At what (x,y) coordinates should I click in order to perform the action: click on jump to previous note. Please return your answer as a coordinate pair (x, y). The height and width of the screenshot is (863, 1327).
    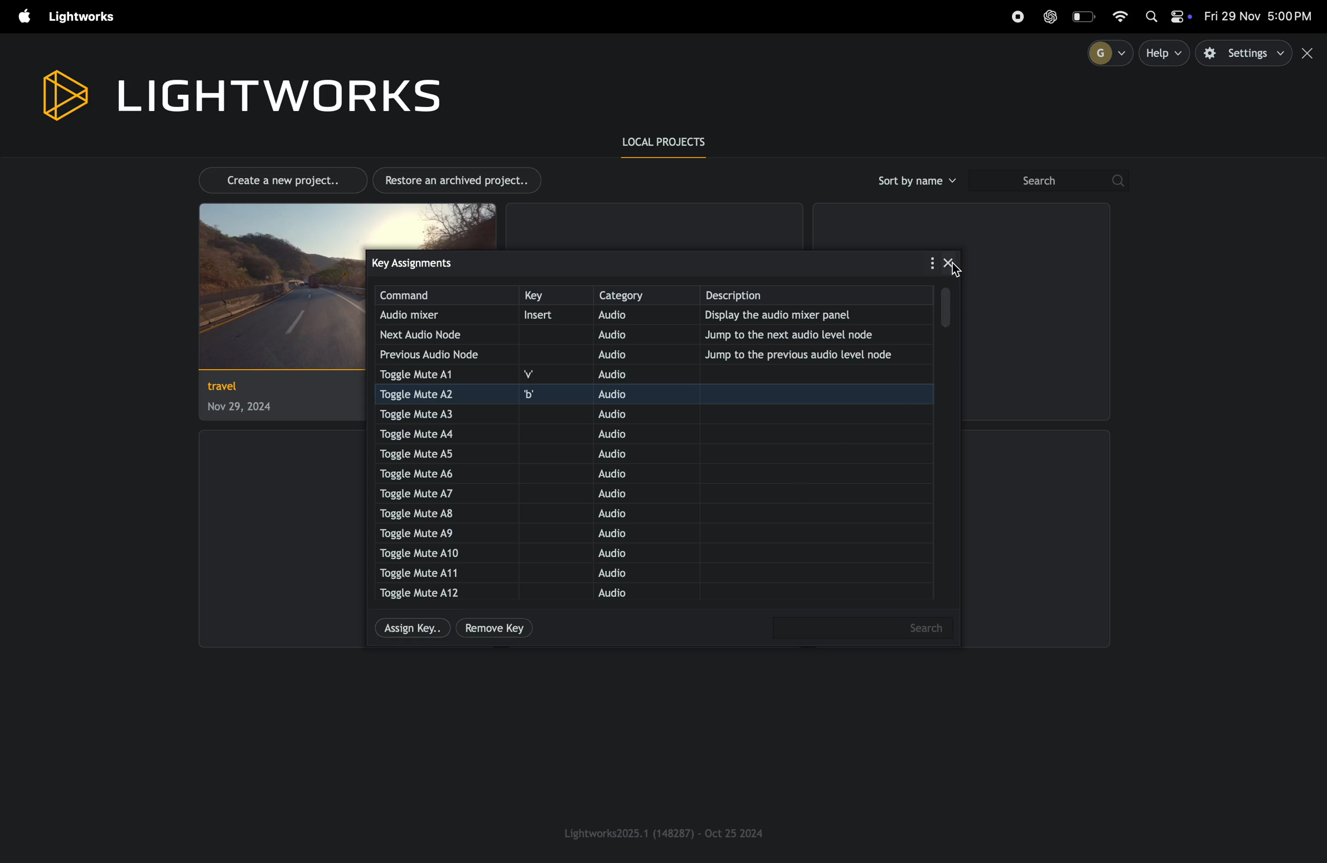
    Looking at the image, I should click on (806, 355).